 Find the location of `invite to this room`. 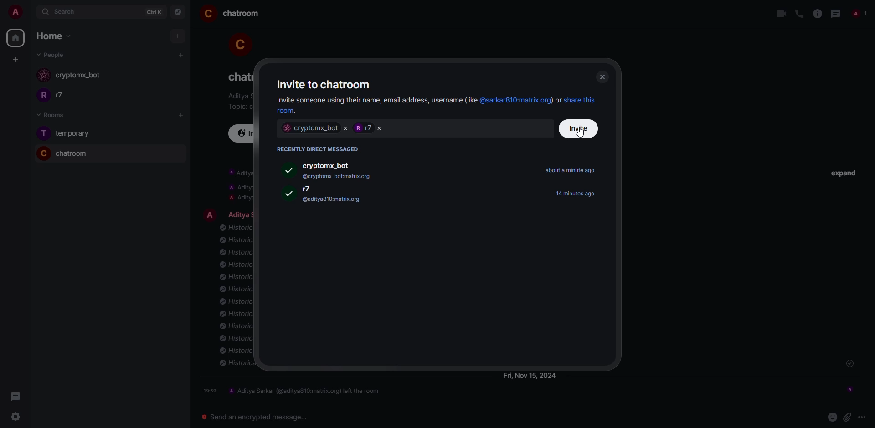

invite to this room is located at coordinates (243, 133).